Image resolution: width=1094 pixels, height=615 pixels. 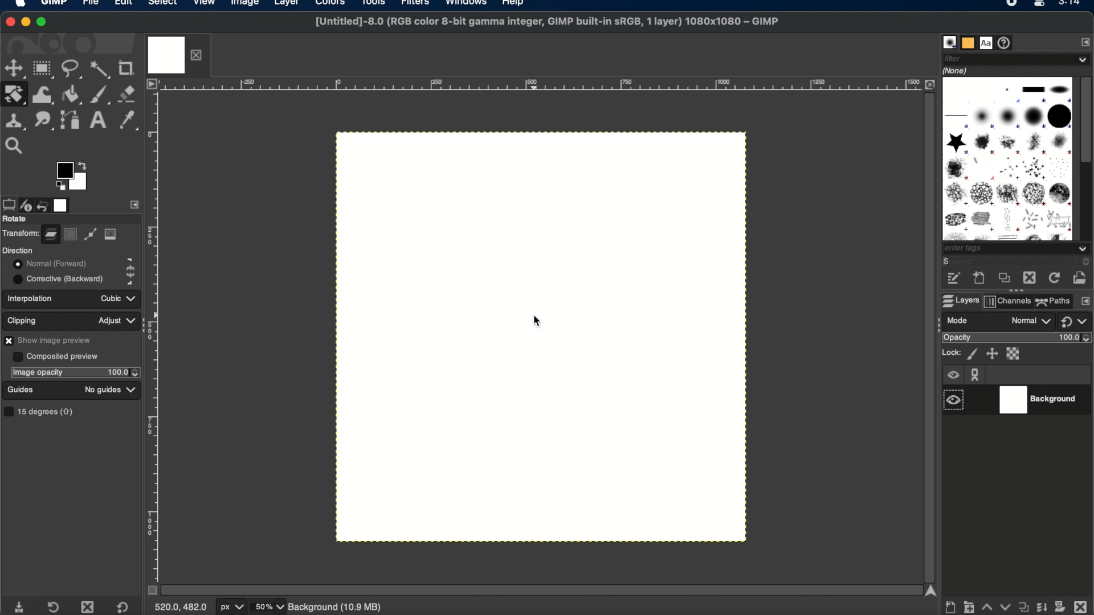 I want to click on save tool preset, so click(x=21, y=606).